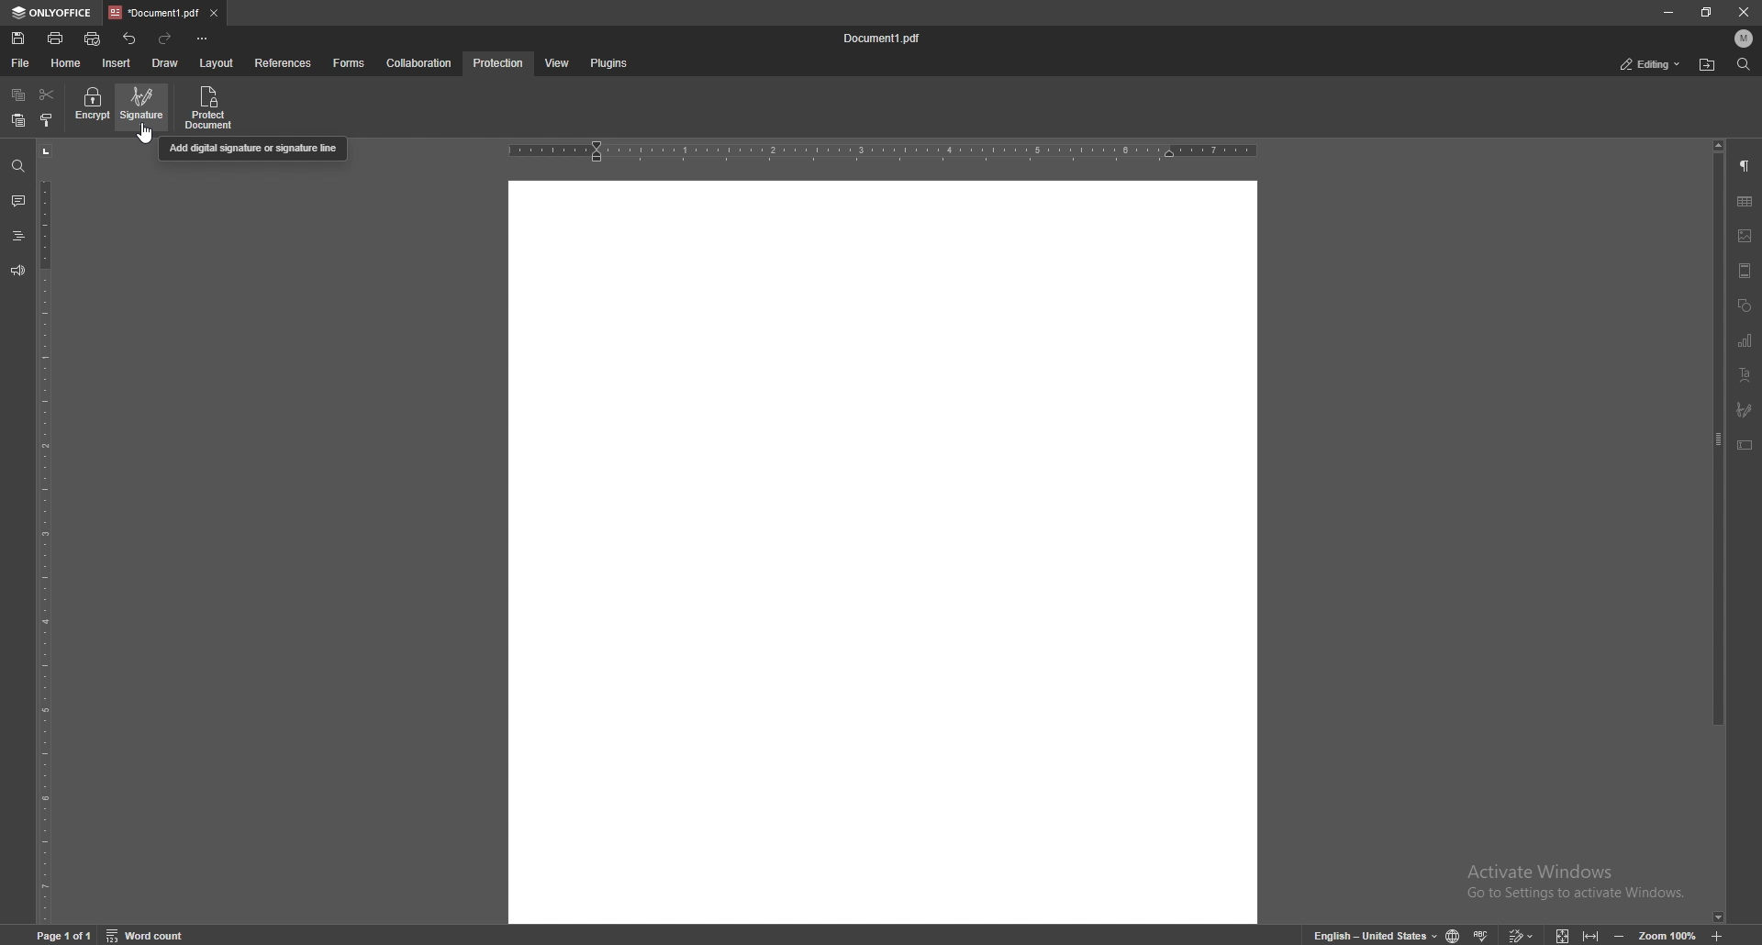  I want to click on status, so click(1651, 65).